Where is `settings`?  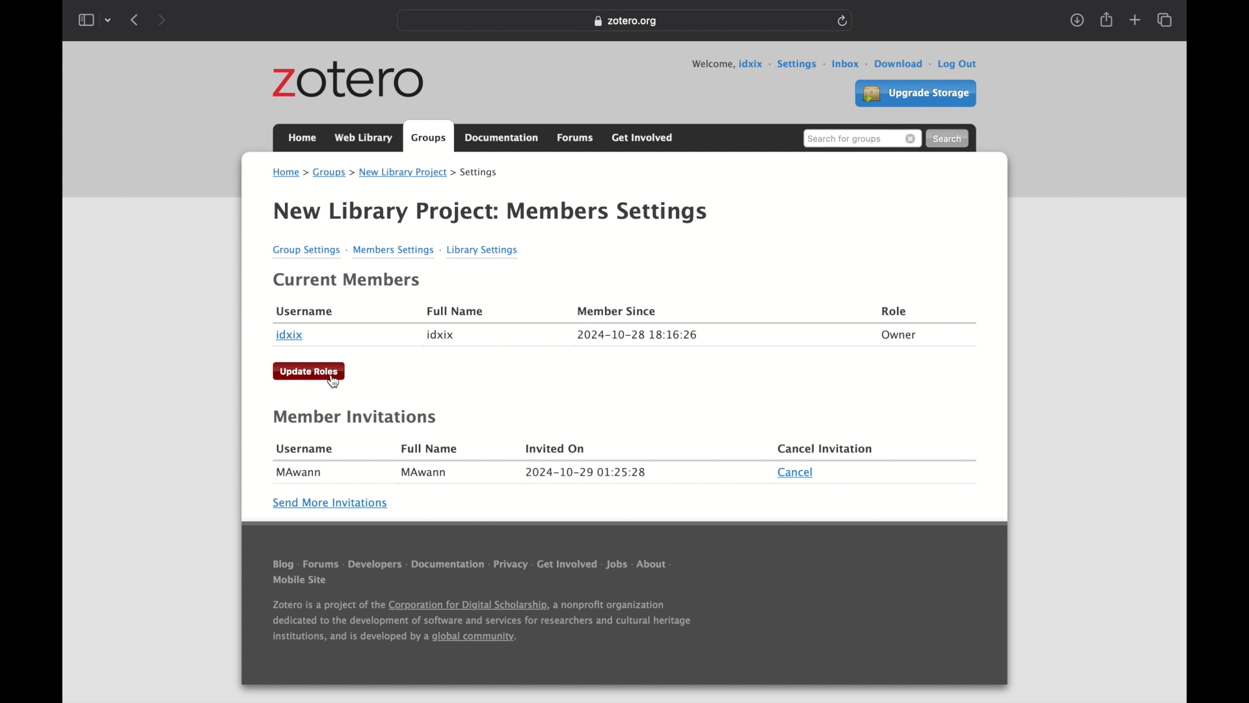
settings is located at coordinates (801, 63).